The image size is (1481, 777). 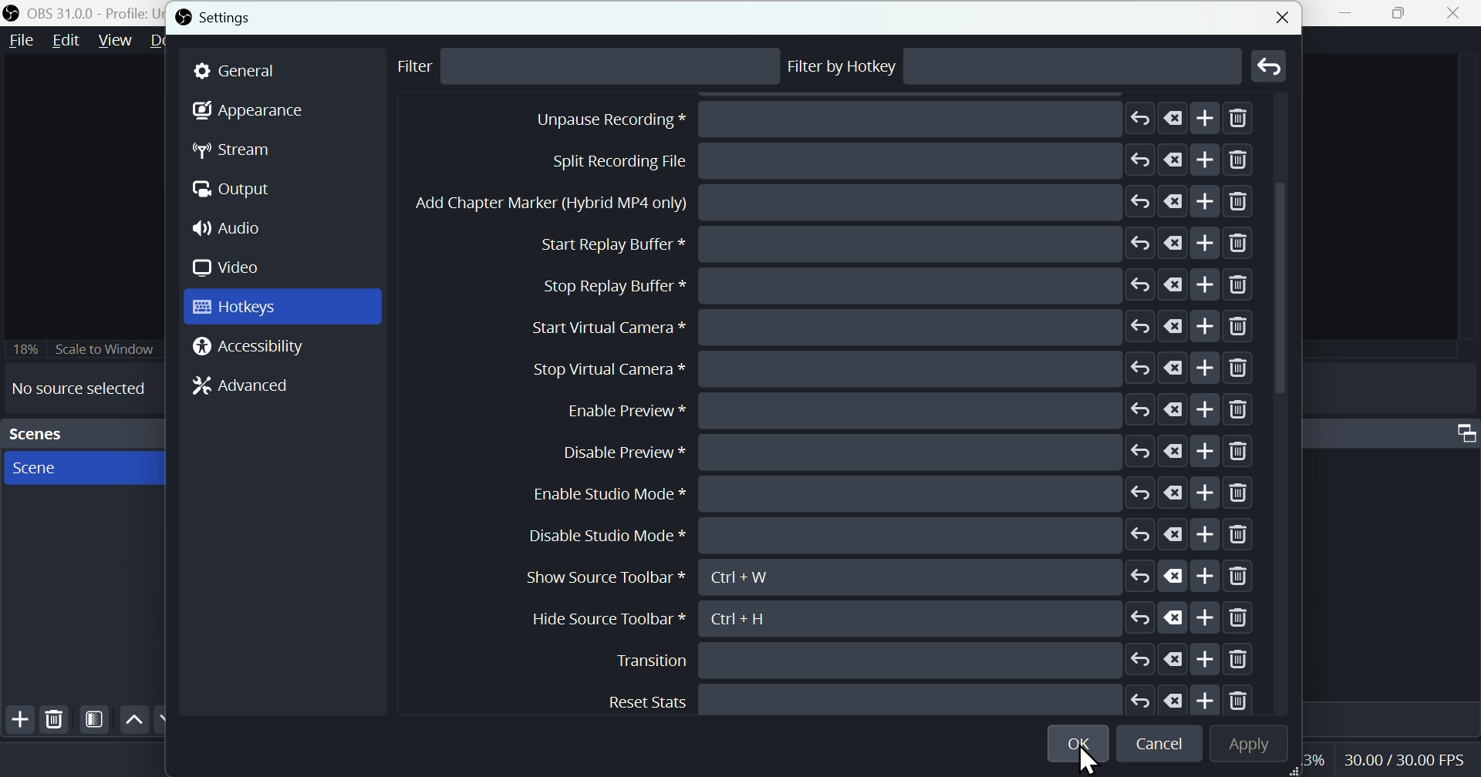 I want to click on Hot keys, so click(x=282, y=307).